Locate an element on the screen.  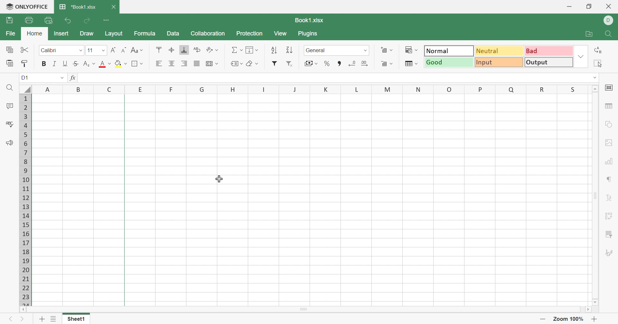
Book1.xlsx is located at coordinates (310, 19).